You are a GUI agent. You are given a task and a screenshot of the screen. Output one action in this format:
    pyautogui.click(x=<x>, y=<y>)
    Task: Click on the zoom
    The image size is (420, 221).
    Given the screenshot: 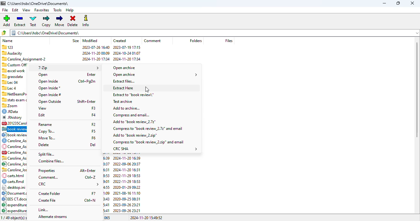 What is the action you would take?
    pyautogui.click(x=11, y=105)
    